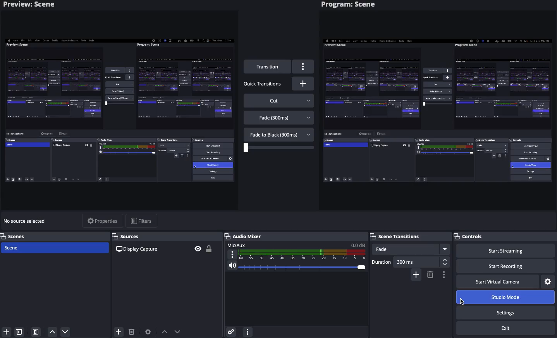 The width and height of the screenshot is (557, 338). Describe the element at coordinates (505, 236) in the screenshot. I see `Controls` at that location.